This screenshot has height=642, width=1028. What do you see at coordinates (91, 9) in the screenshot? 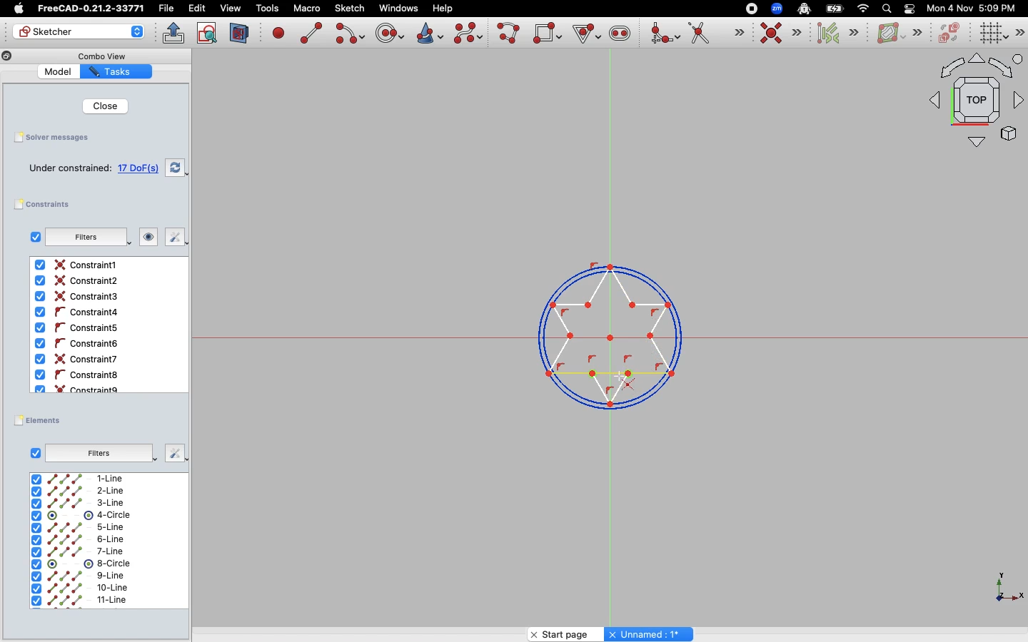
I see `FreeCAD-0.21.2-33771` at bounding box center [91, 9].